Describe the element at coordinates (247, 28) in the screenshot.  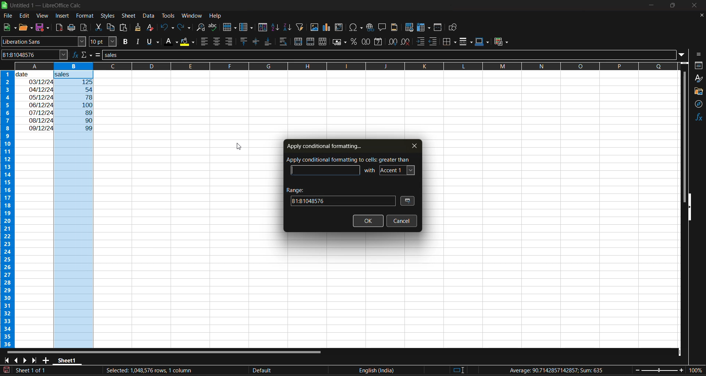
I see `column` at that location.